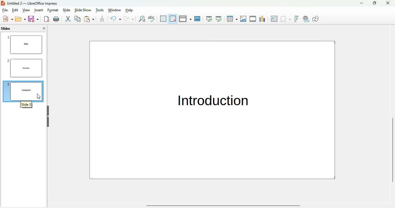 This screenshot has height=208, width=395. What do you see at coordinates (56, 19) in the screenshot?
I see `print` at bounding box center [56, 19].